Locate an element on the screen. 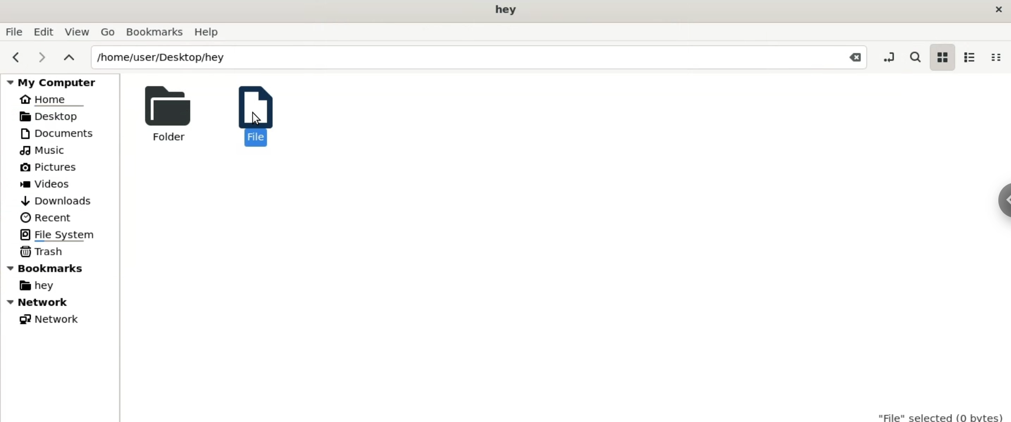  hey is located at coordinates (36, 287).